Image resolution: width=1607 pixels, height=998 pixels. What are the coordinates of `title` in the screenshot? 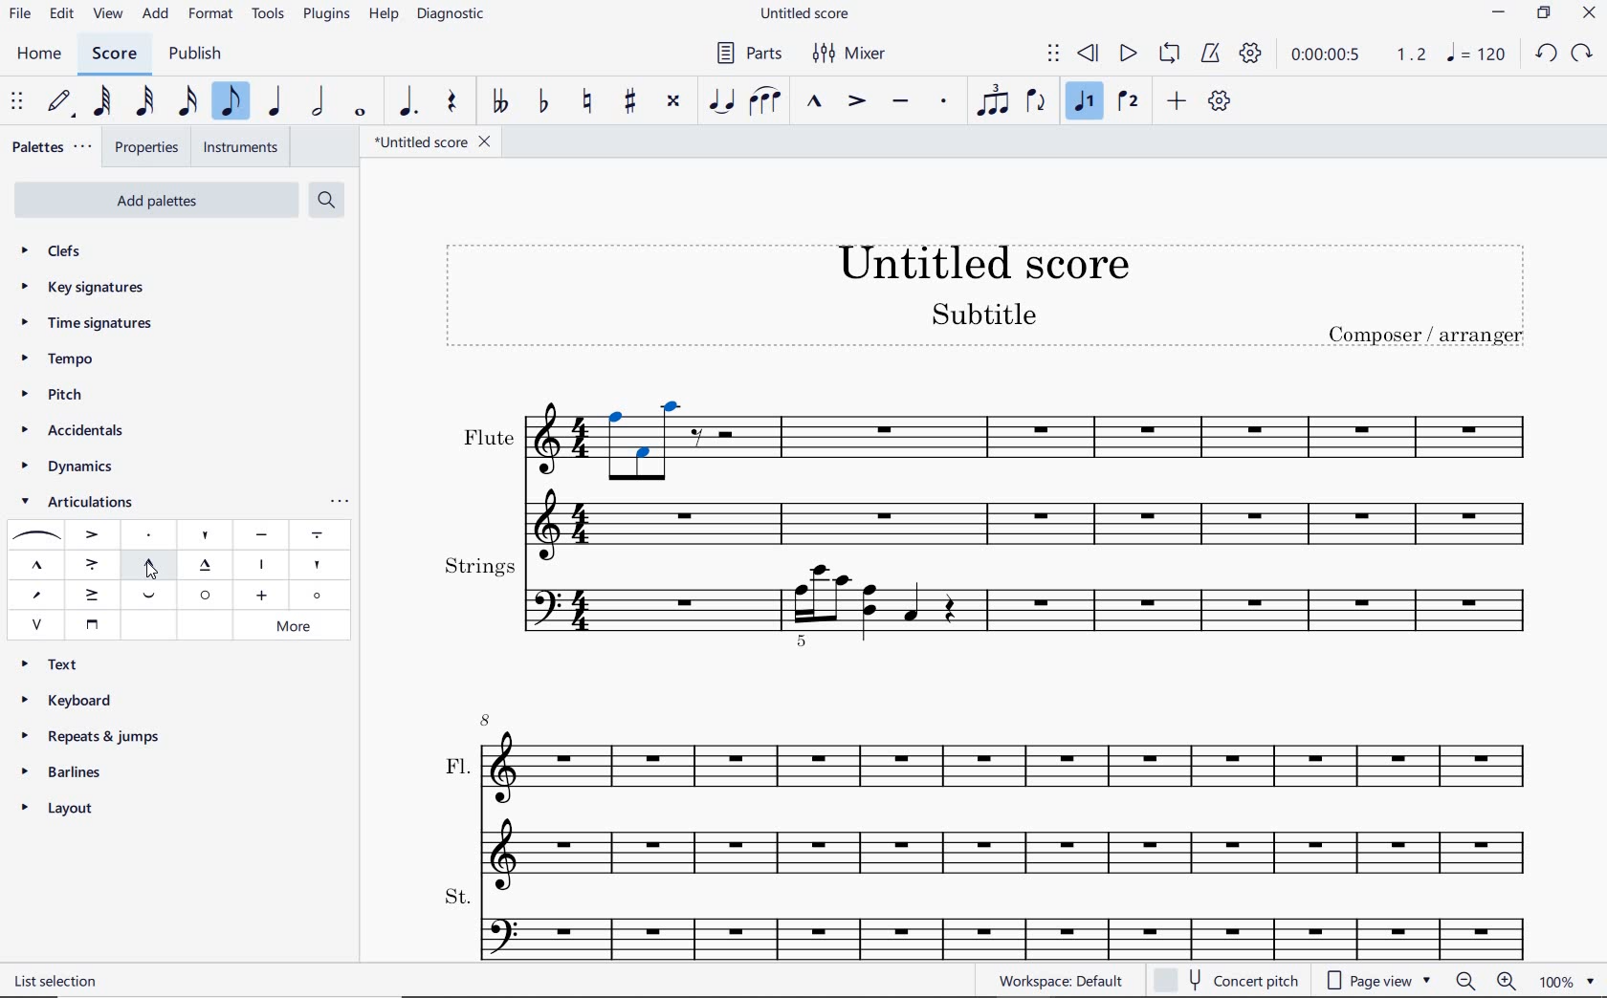 It's located at (991, 302).